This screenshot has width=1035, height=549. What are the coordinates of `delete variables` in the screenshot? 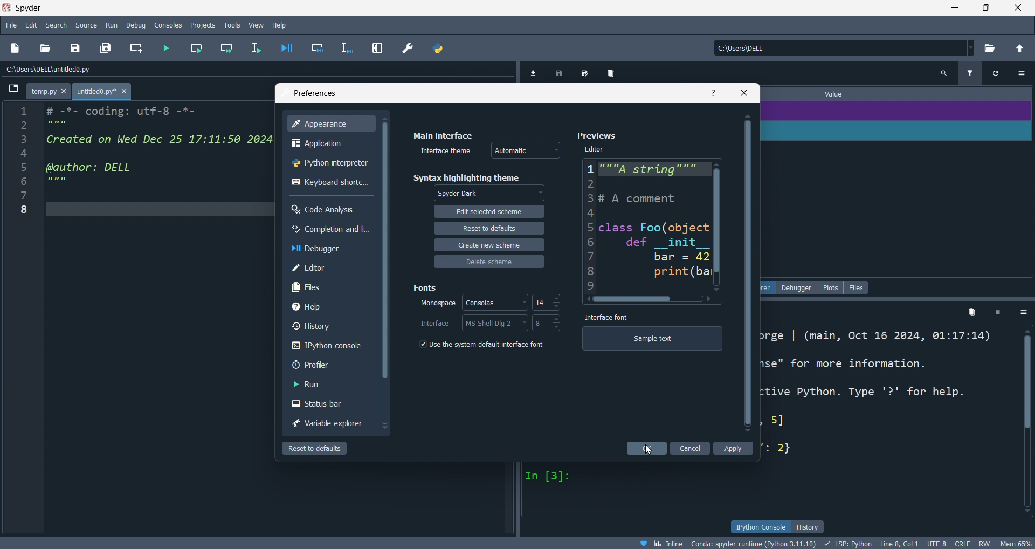 It's located at (610, 71).